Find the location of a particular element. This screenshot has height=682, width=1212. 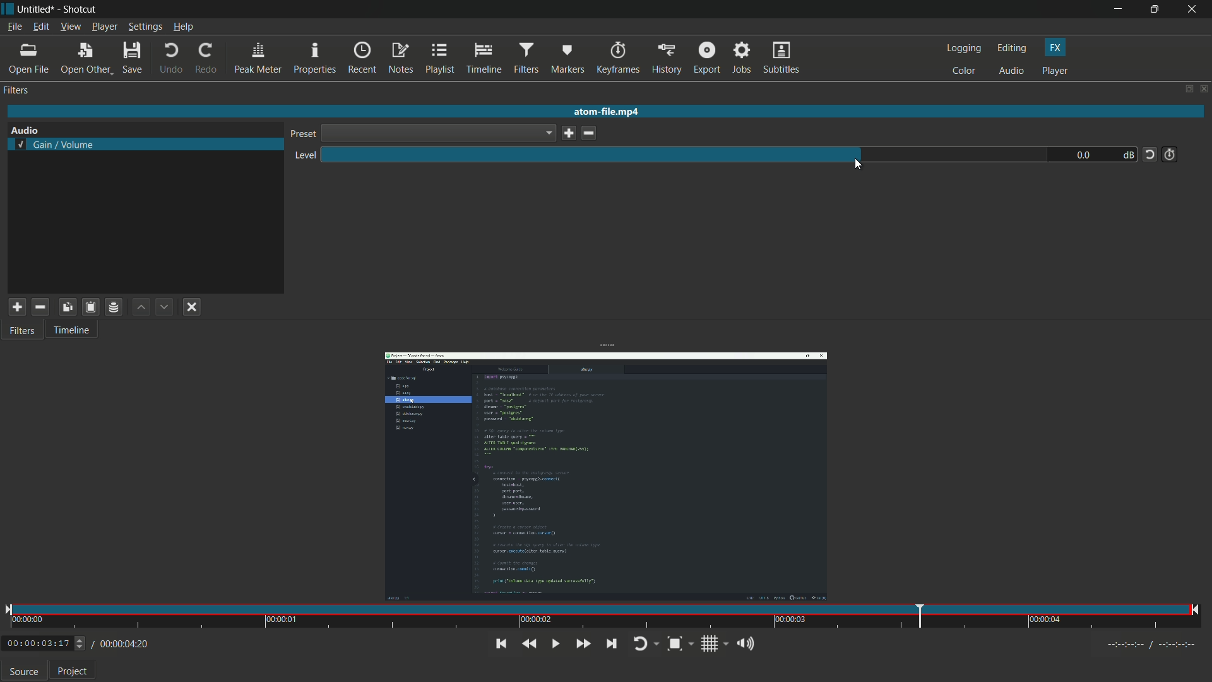

properties is located at coordinates (315, 58).